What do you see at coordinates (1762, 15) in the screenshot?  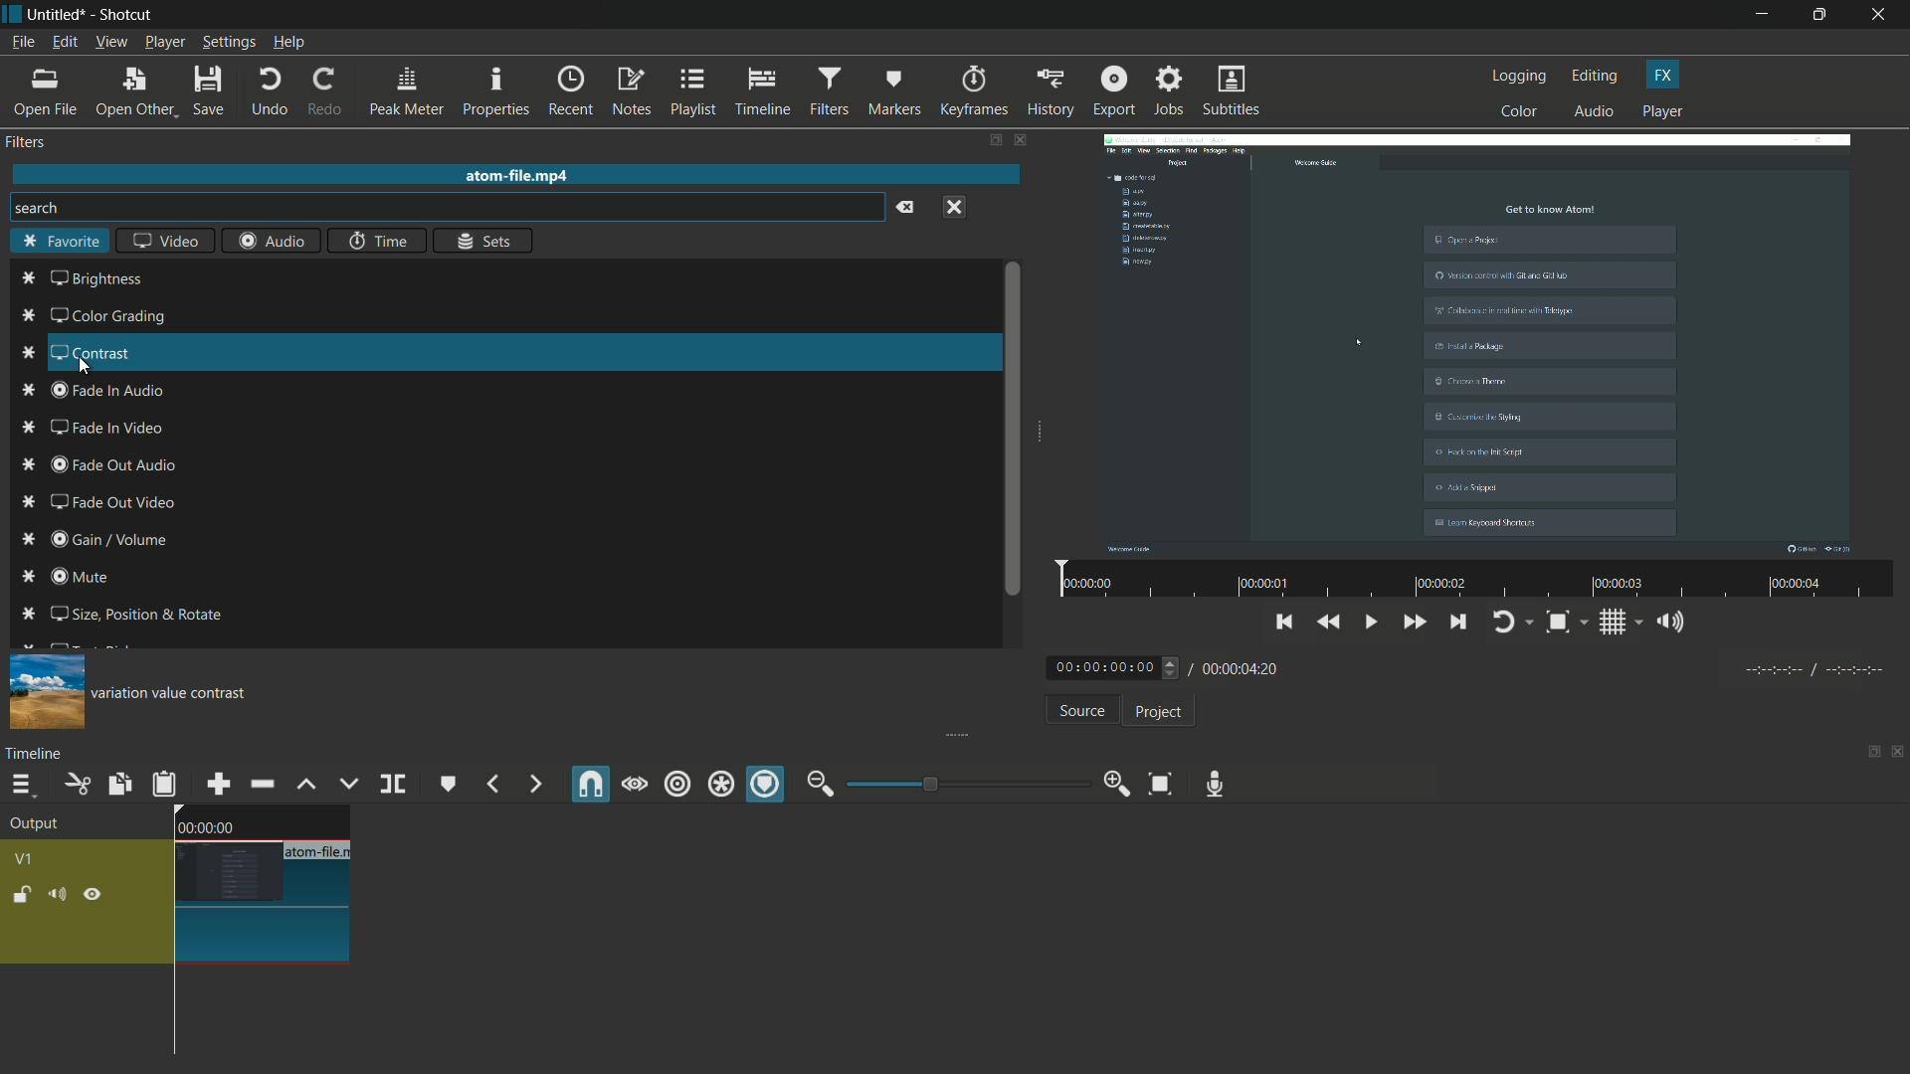 I see `minimize` at bounding box center [1762, 15].